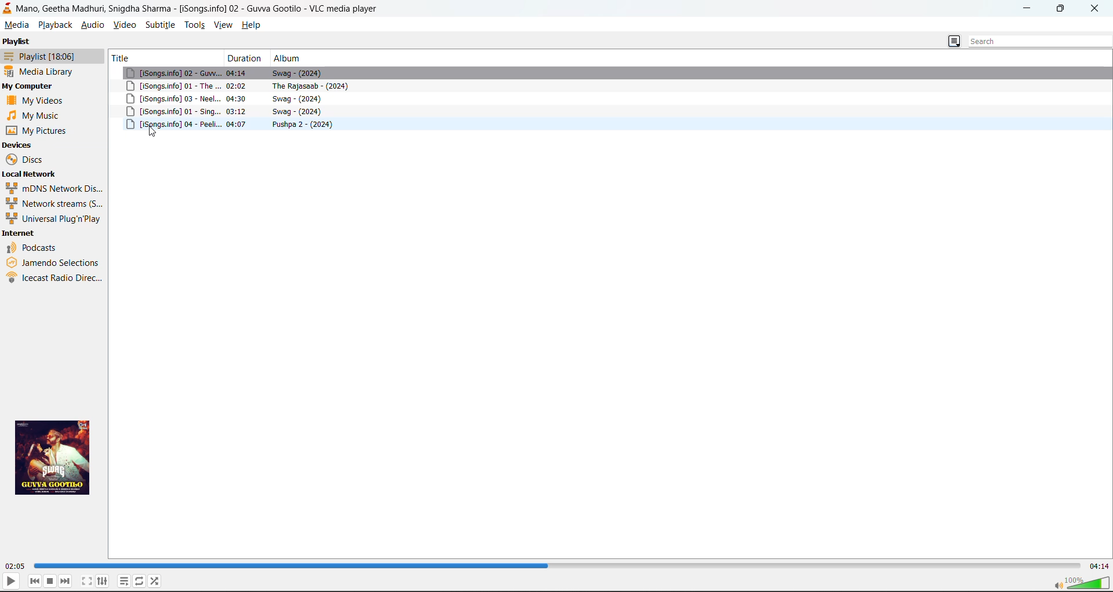 This screenshot has height=592, width=1113. What do you see at coordinates (27, 159) in the screenshot?
I see `discs` at bounding box center [27, 159].